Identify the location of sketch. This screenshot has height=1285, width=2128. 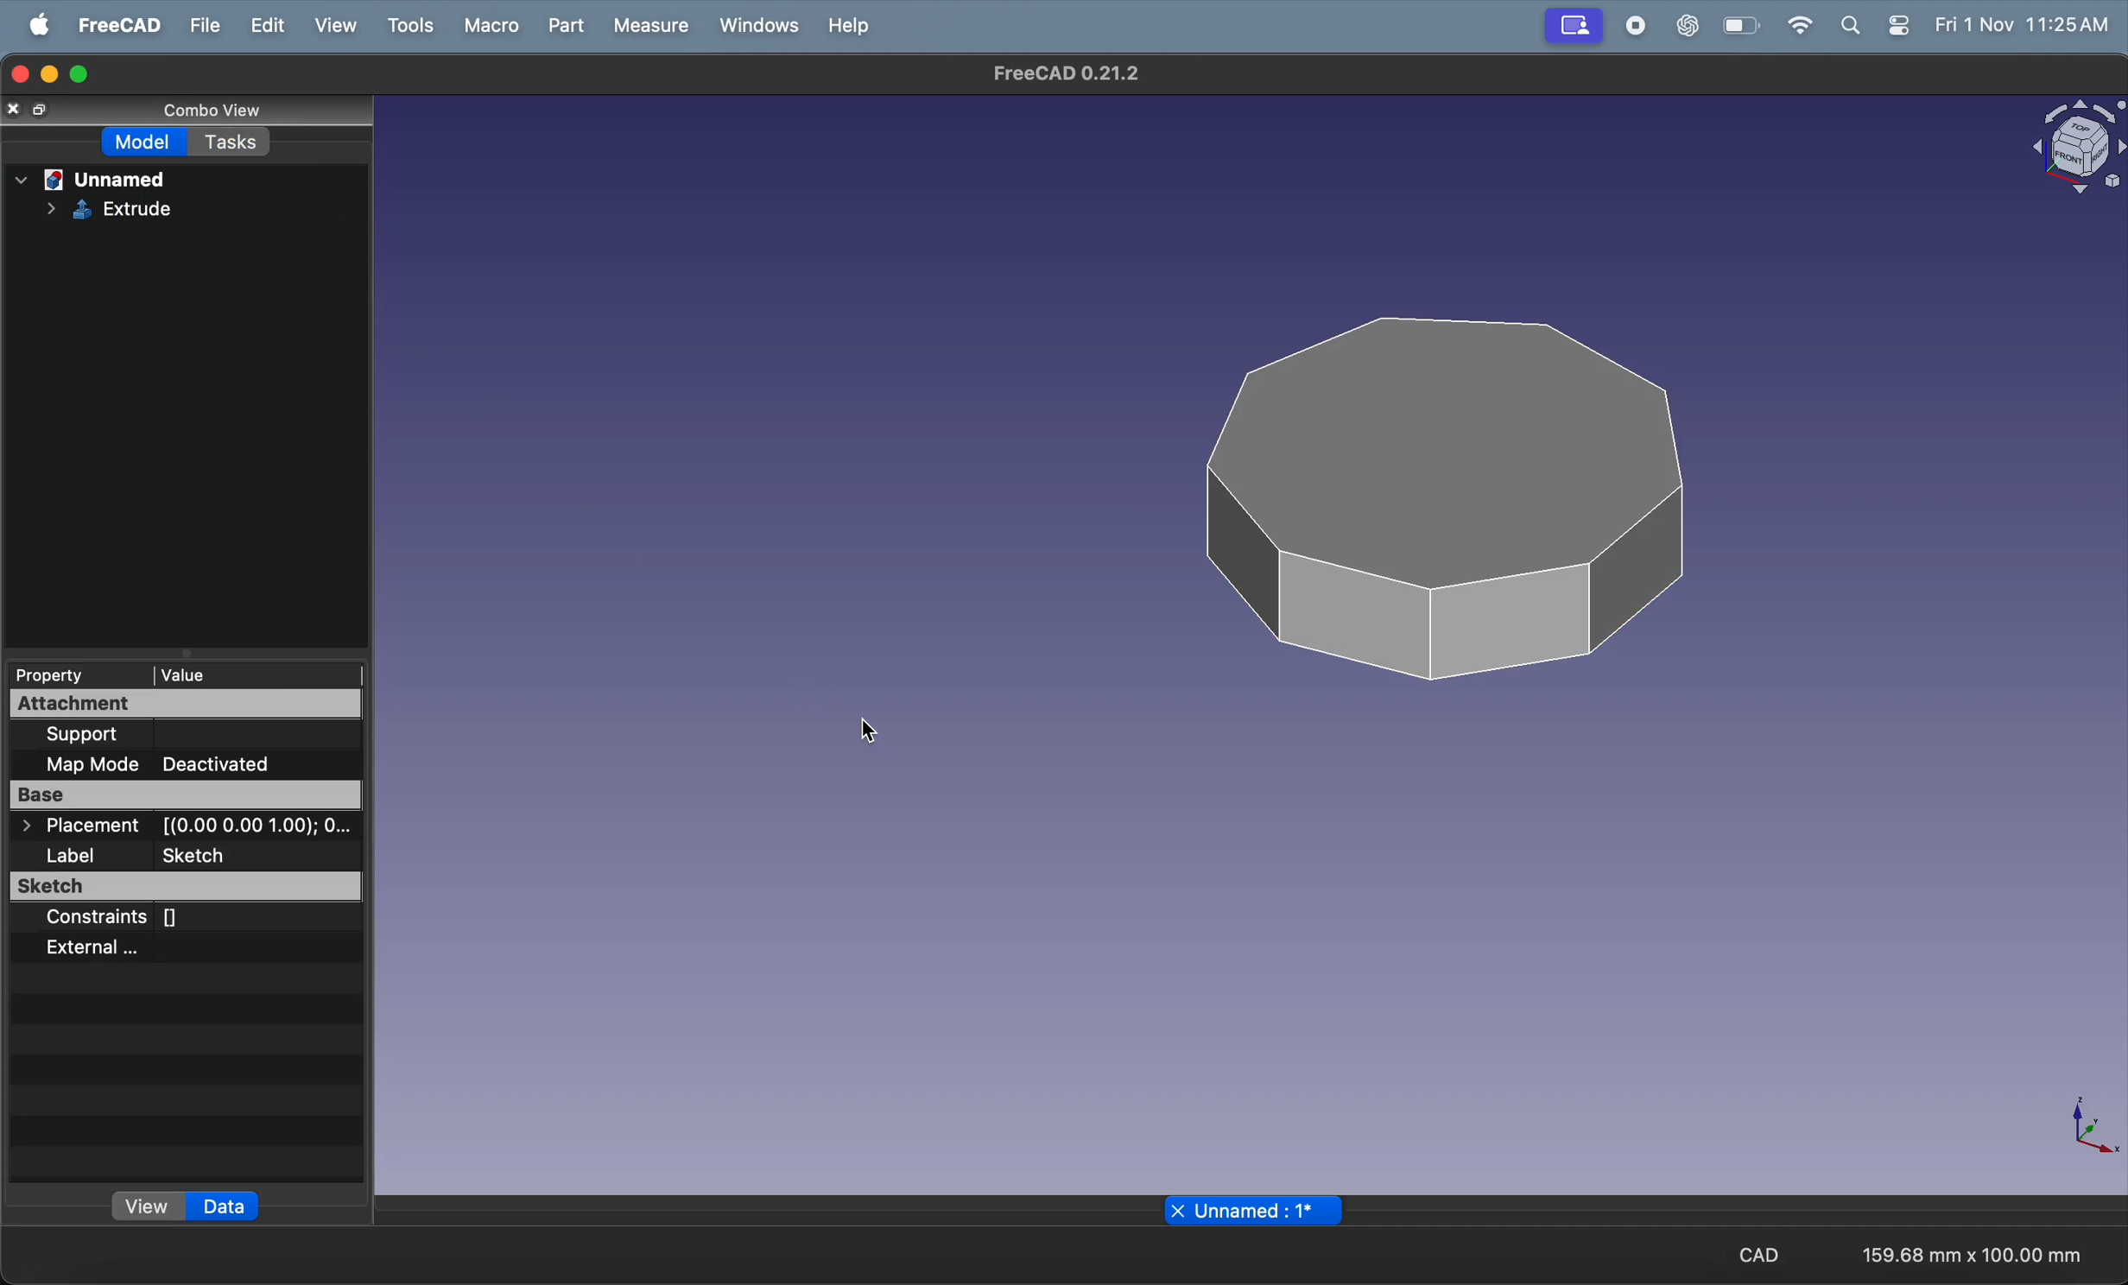
(188, 886).